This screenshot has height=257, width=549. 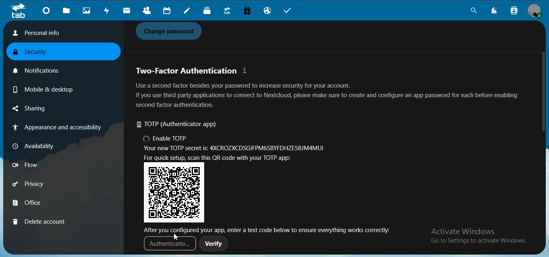 What do you see at coordinates (171, 31) in the screenshot?
I see `change password` at bounding box center [171, 31].